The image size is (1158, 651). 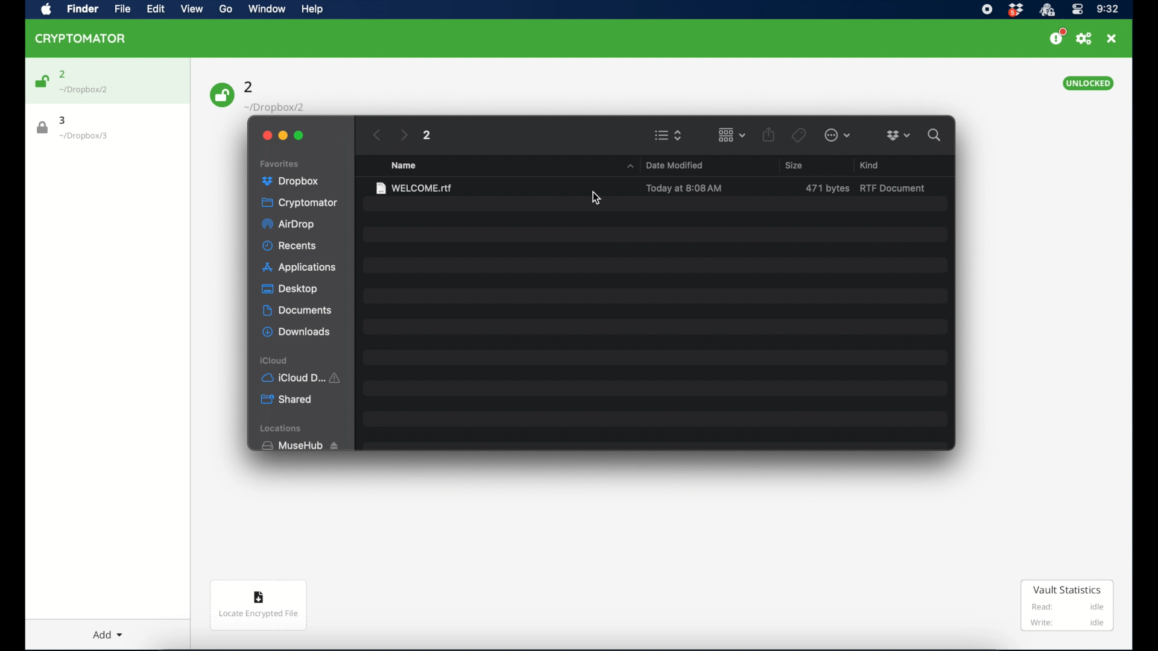 I want to click on dropbox, so click(x=290, y=181).